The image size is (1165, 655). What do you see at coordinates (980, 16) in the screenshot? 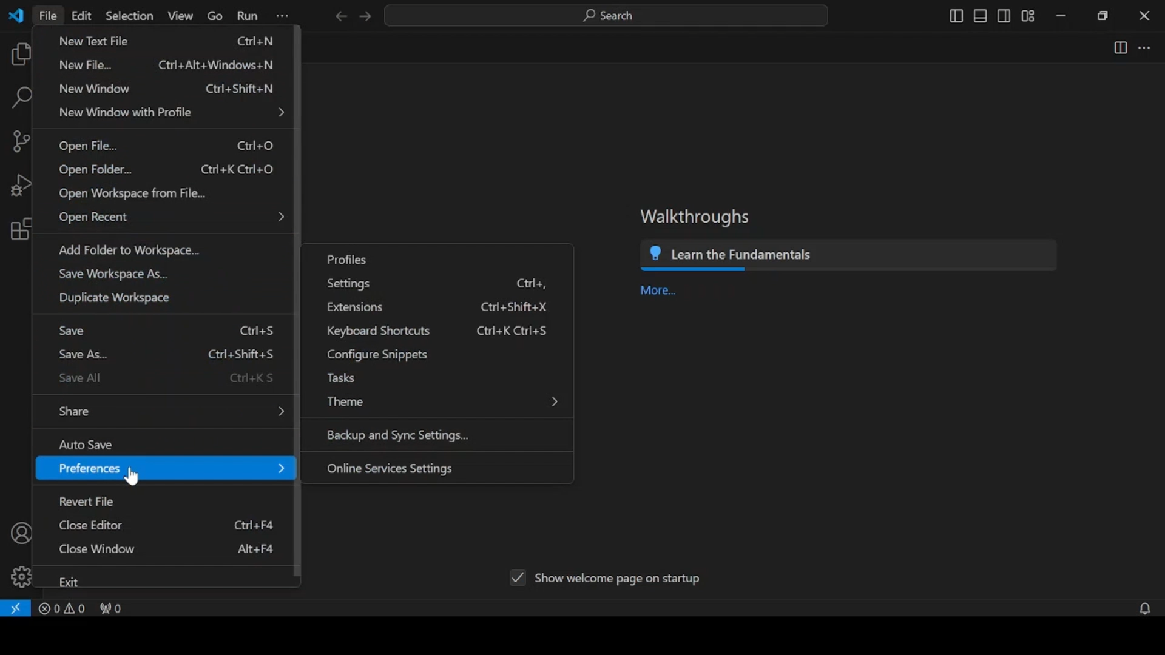
I see `toggle panel` at bounding box center [980, 16].